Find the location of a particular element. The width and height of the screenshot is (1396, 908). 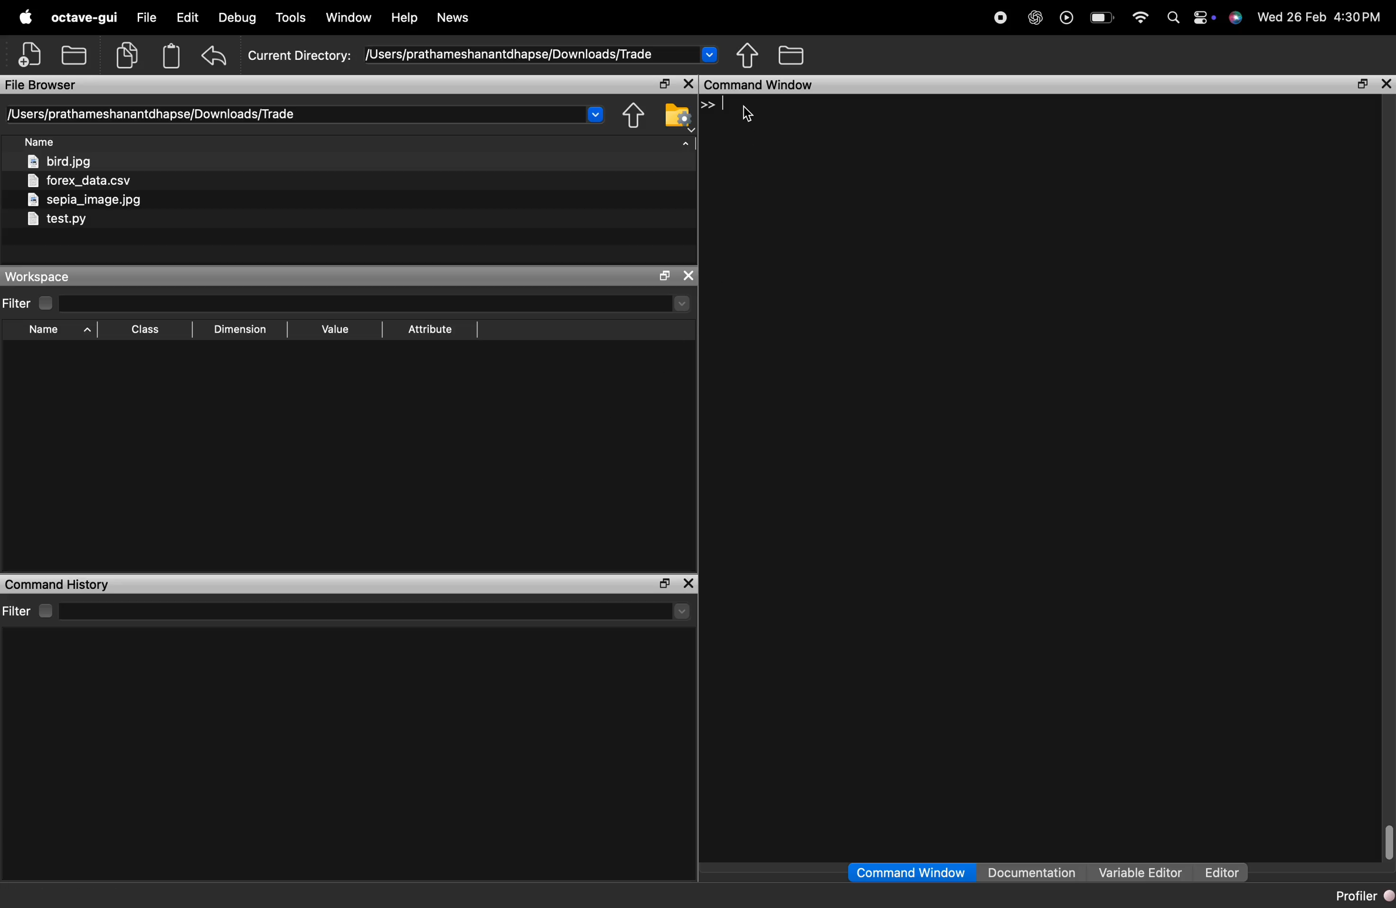

edit is located at coordinates (188, 18).